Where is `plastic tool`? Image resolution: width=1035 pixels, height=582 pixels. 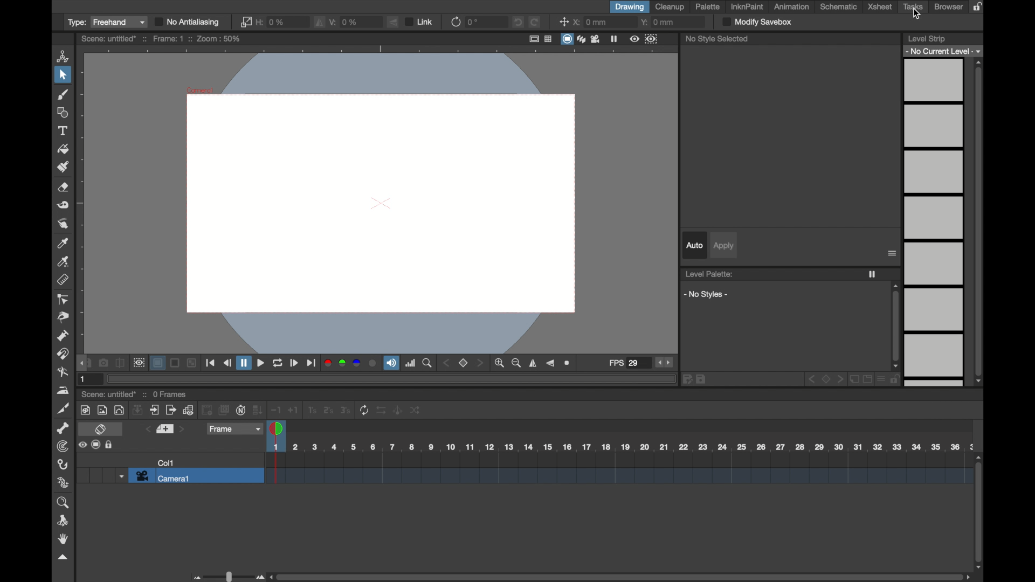
plastic tool is located at coordinates (64, 483).